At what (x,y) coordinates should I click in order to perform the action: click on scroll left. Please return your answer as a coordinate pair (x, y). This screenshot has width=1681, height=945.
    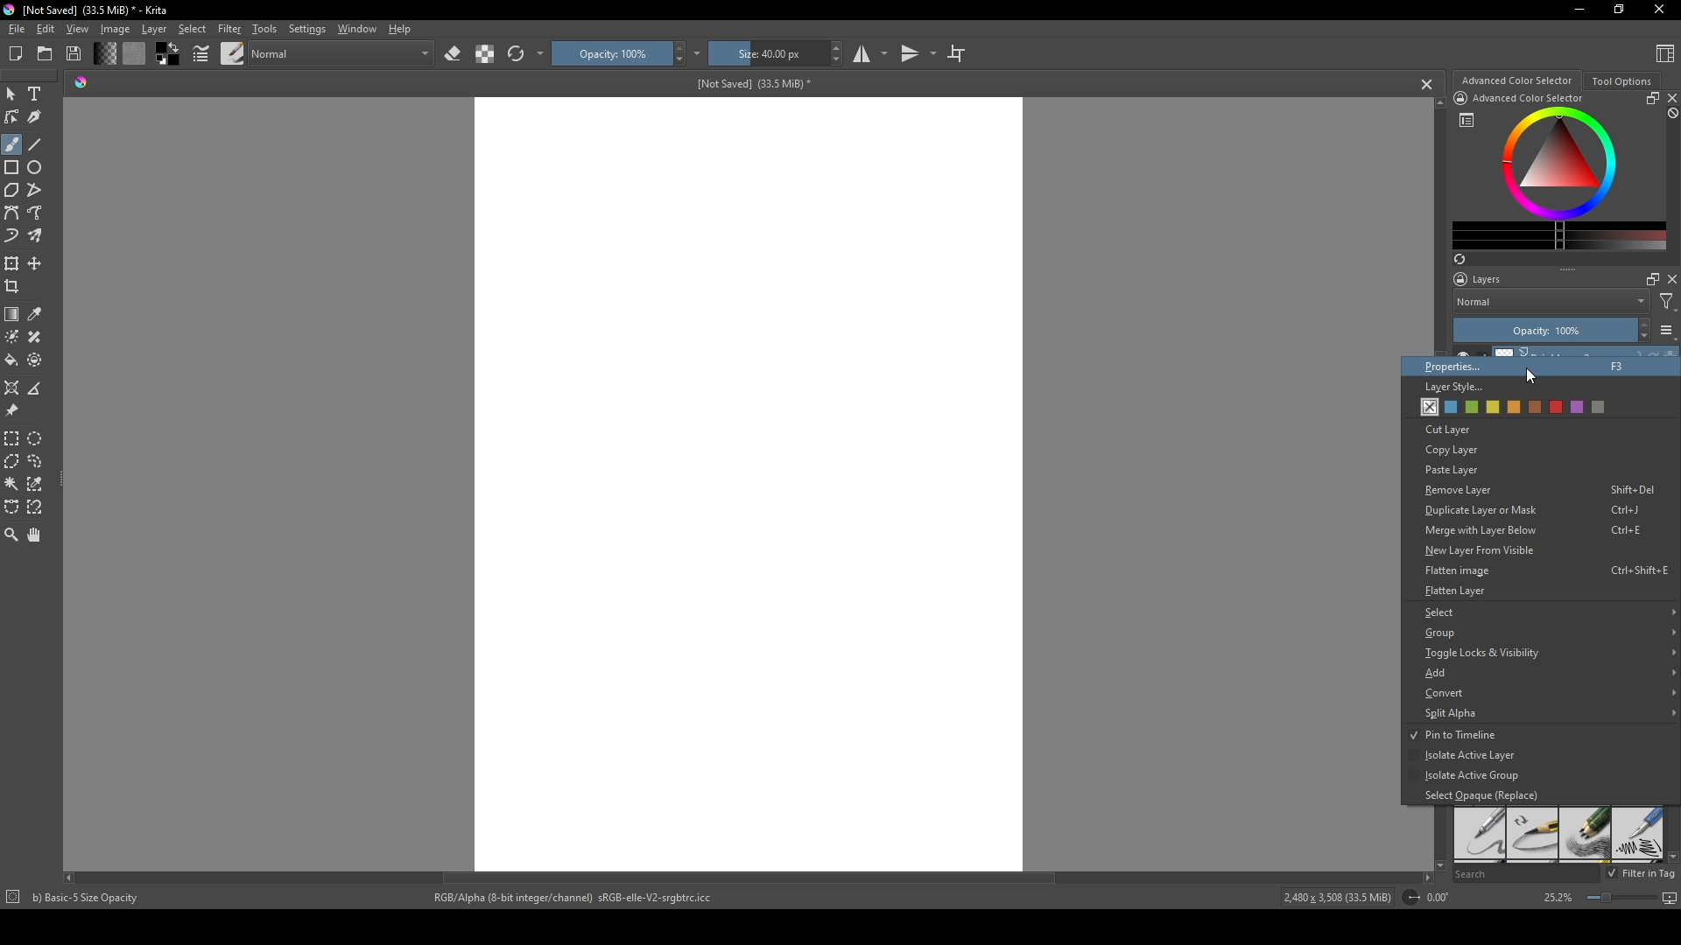
    Looking at the image, I should click on (73, 878).